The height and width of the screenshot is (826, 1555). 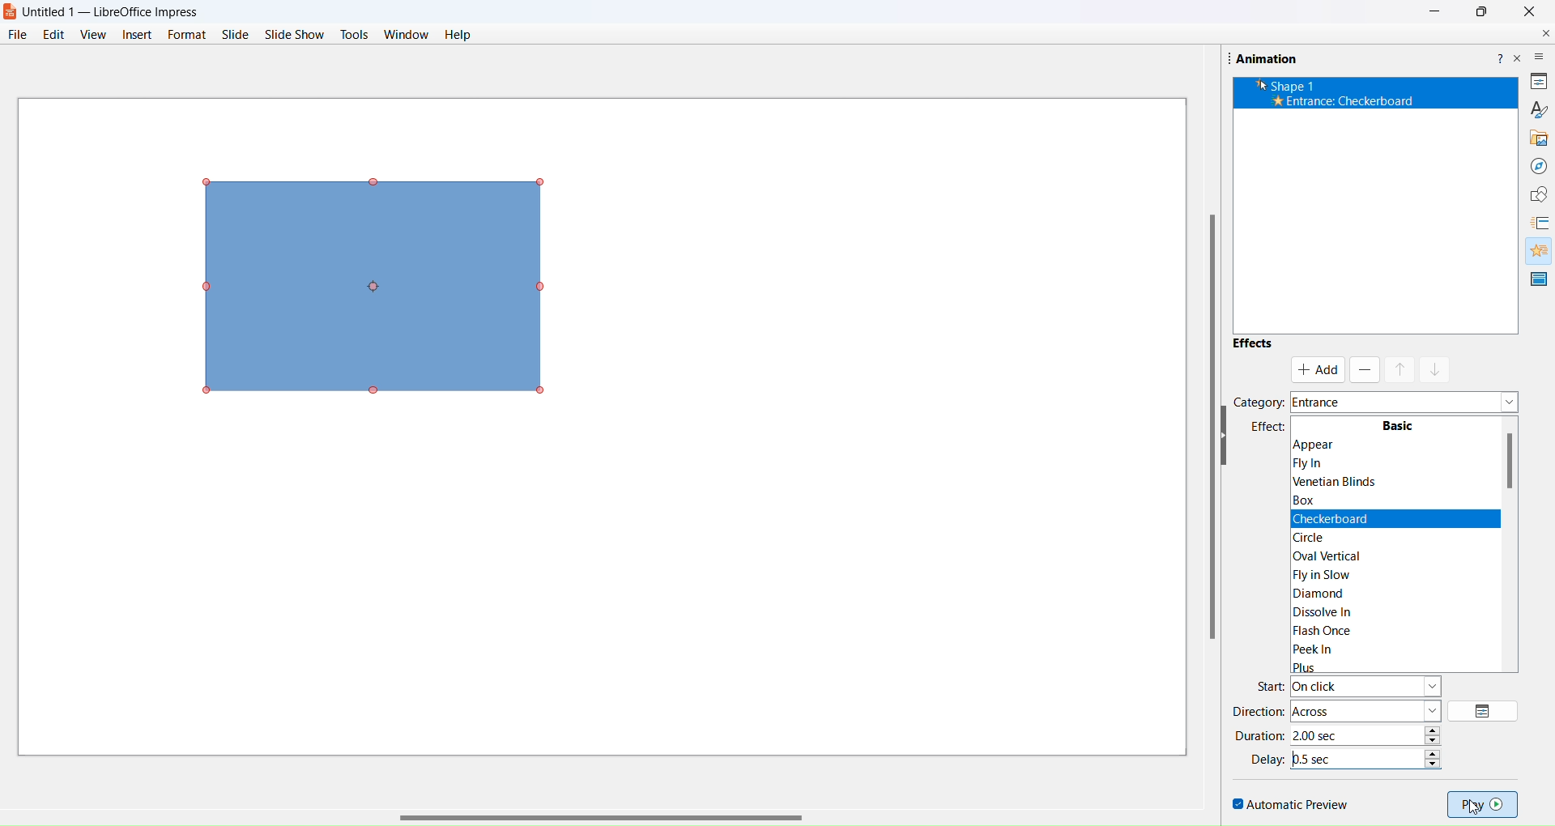 I want to click on cursor, so click(x=1483, y=808).